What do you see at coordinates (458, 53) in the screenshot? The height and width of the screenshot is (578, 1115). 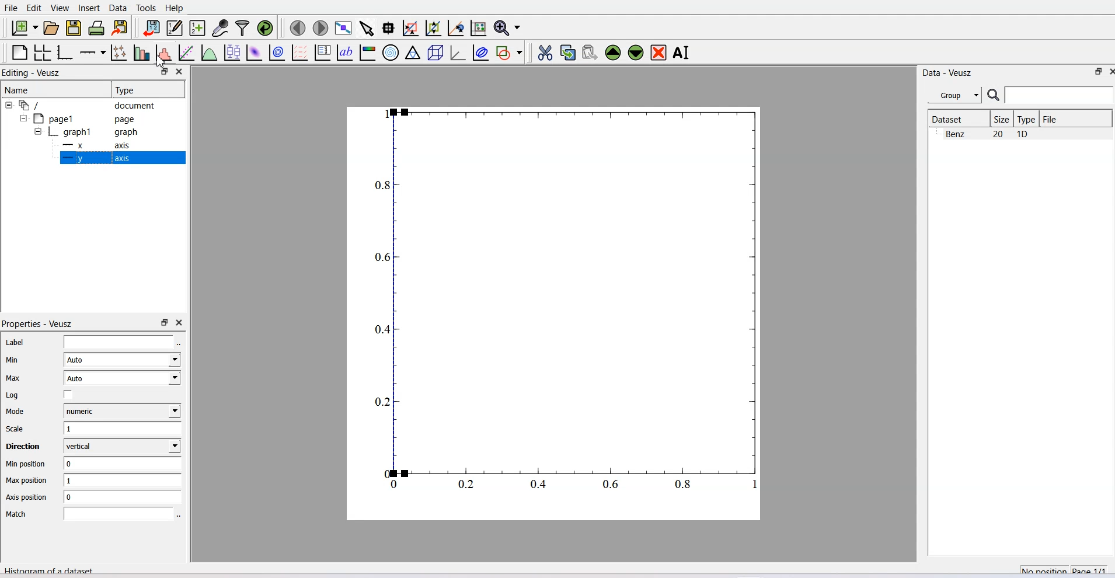 I see `3D Graph` at bounding box center [458, 53].